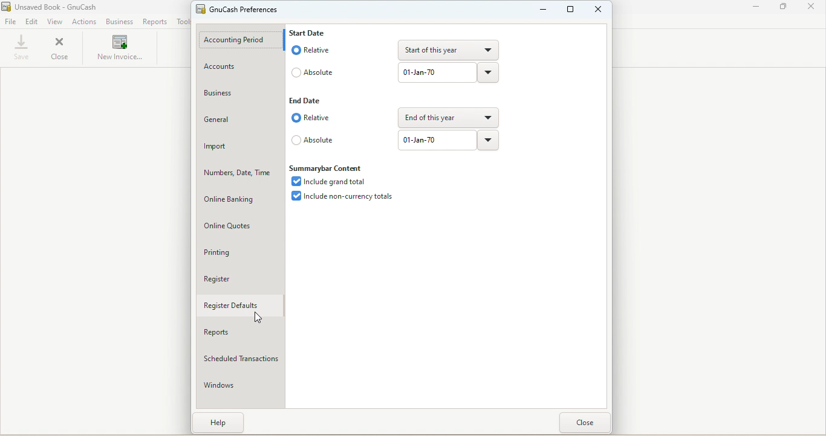 The image size is (826, 436). What do you see at coordinates (586, 425) in the screenshot?
I see `Close` at bounding box center [586, 425].